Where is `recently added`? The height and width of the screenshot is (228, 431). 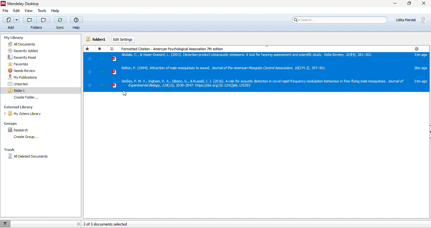 recently added is located at coordinates (21, 51).